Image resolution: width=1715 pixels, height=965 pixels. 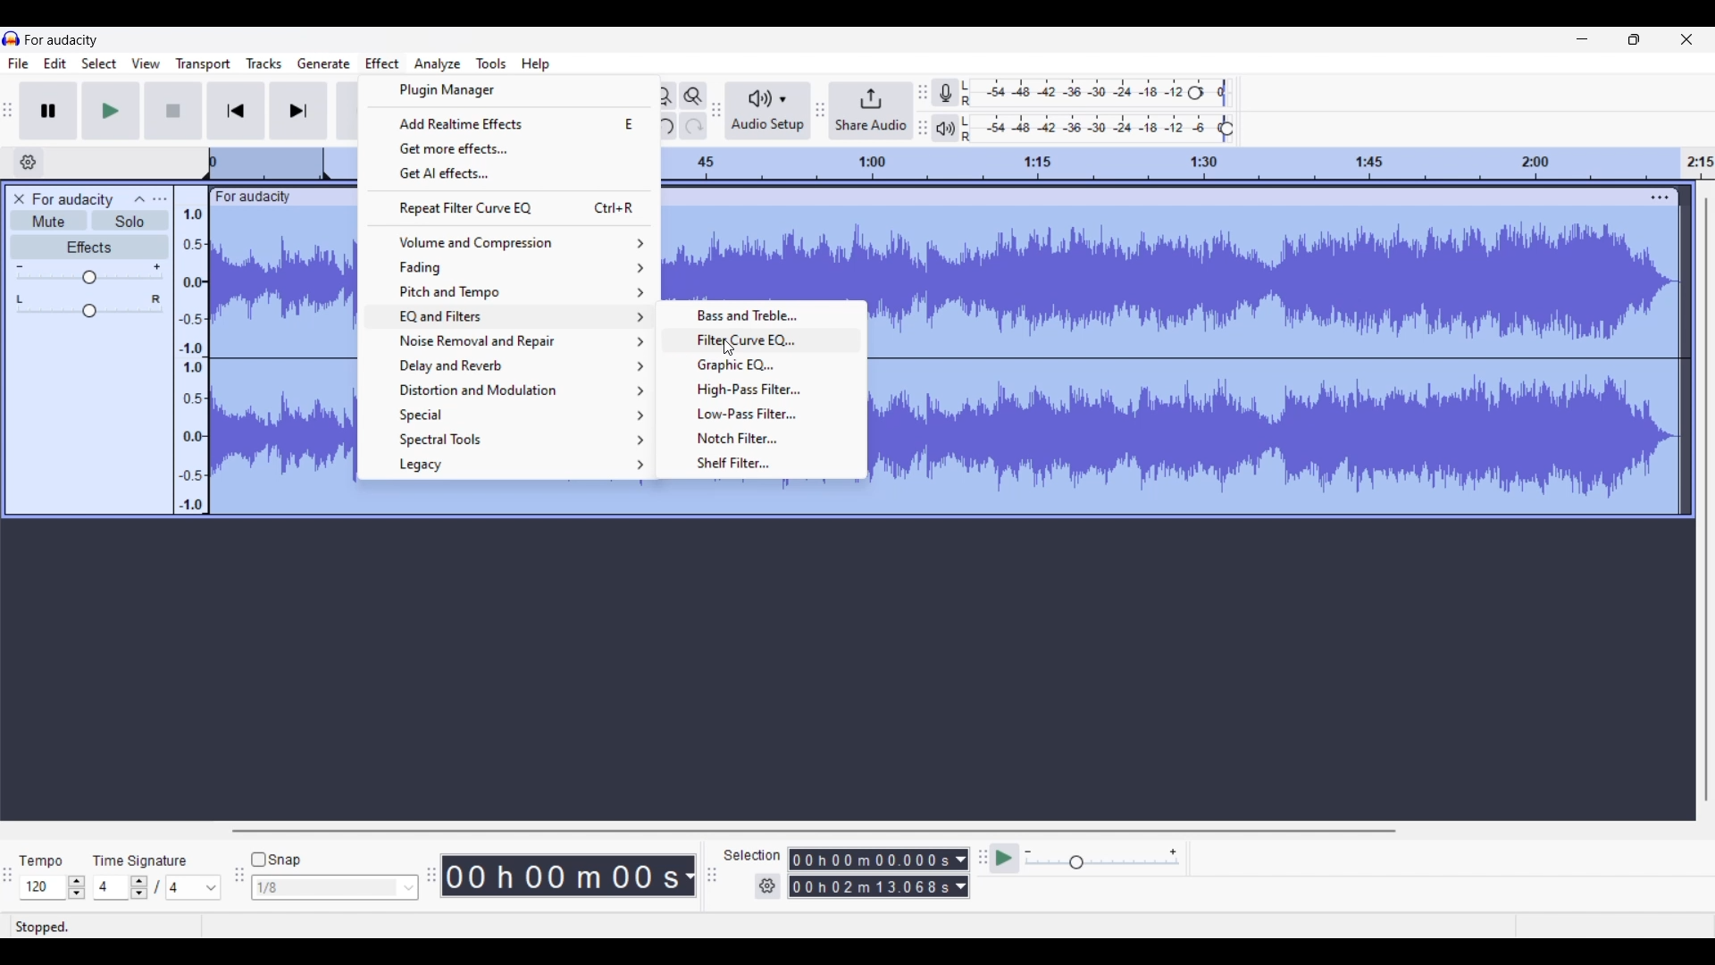 What do you see at coordinates (946, 92) in the screenshot?
I see `Record meter` at bounding box center [946, 92].